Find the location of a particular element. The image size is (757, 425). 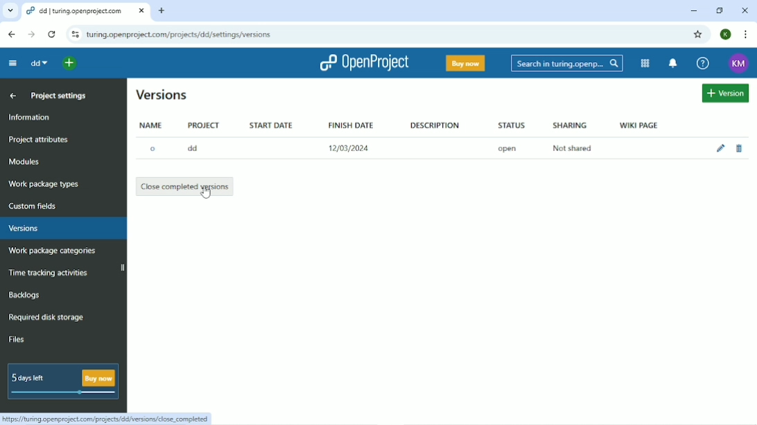

Project settings is located at coordinates (61, 97).